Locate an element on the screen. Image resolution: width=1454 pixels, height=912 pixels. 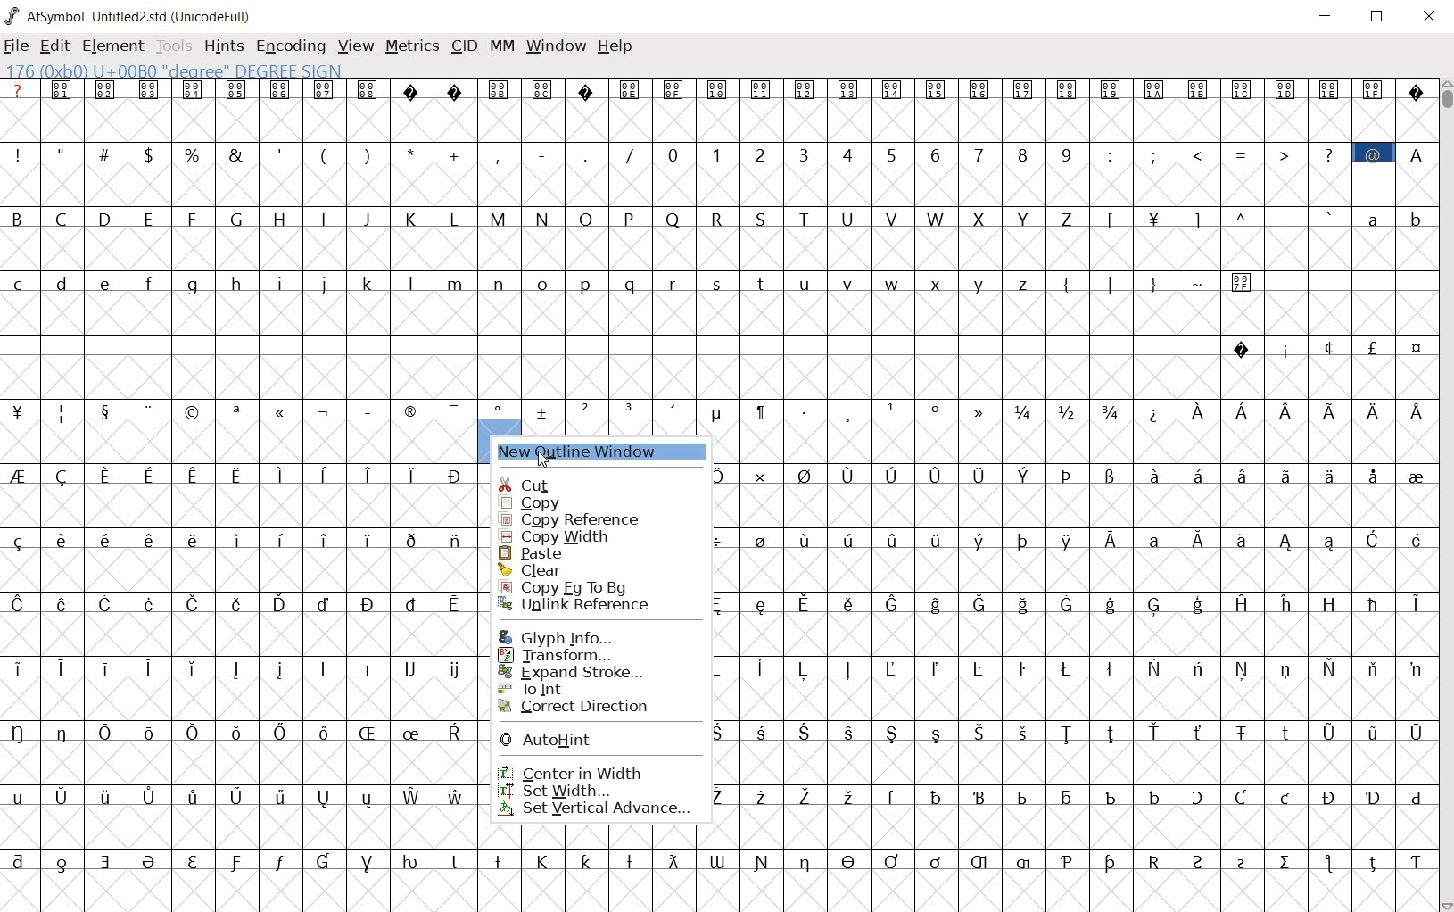
small letters c - z is located at coordinates (522, 281).